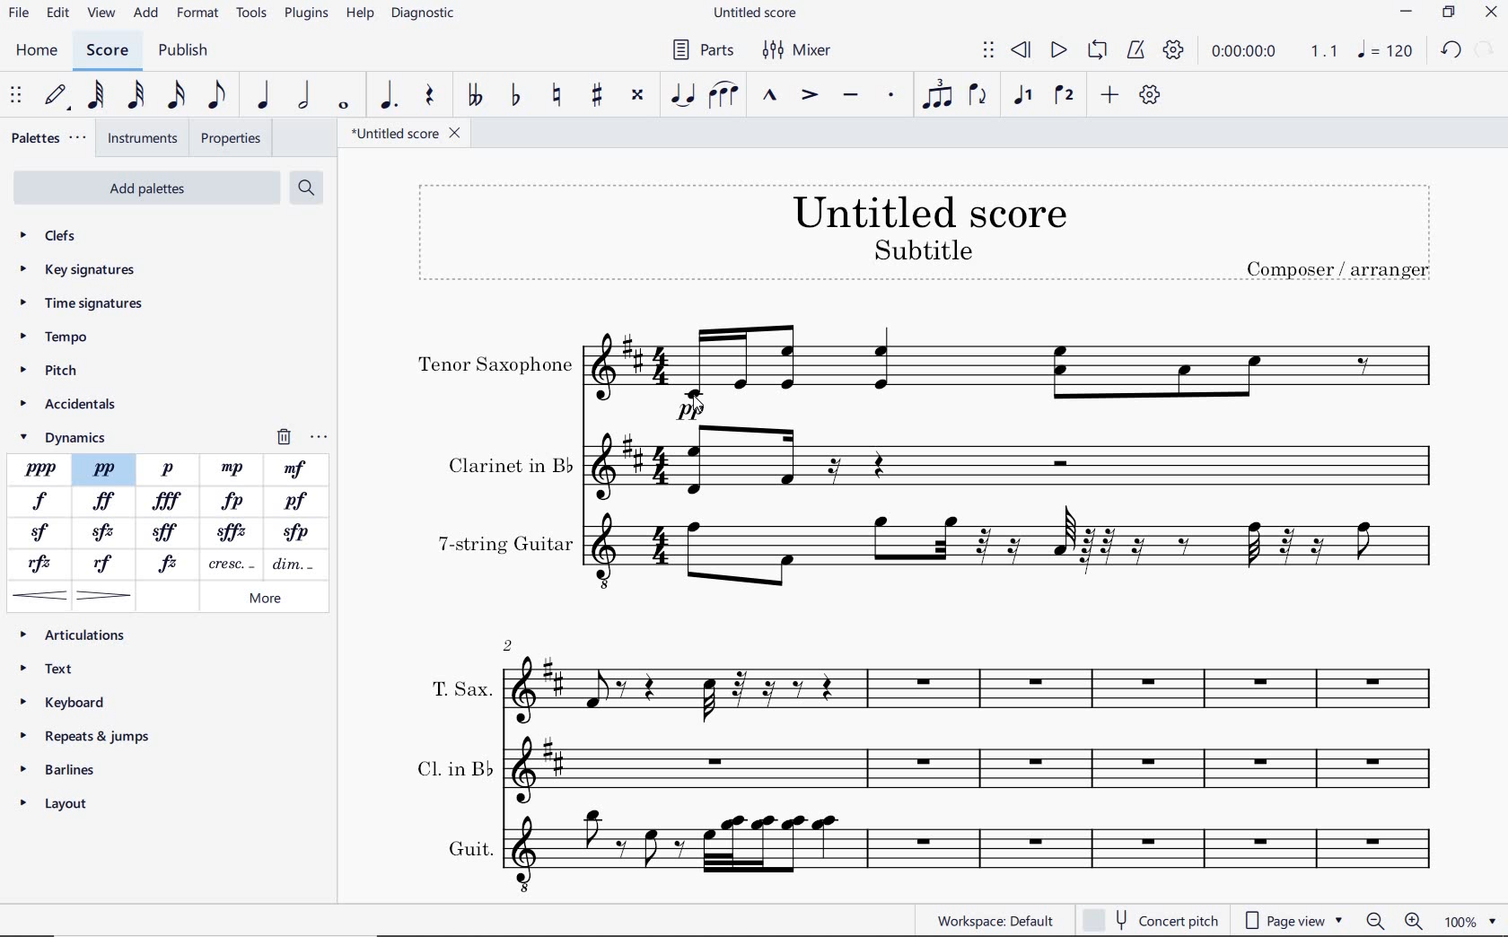  I want to click on SLUR, so click(726, 96).